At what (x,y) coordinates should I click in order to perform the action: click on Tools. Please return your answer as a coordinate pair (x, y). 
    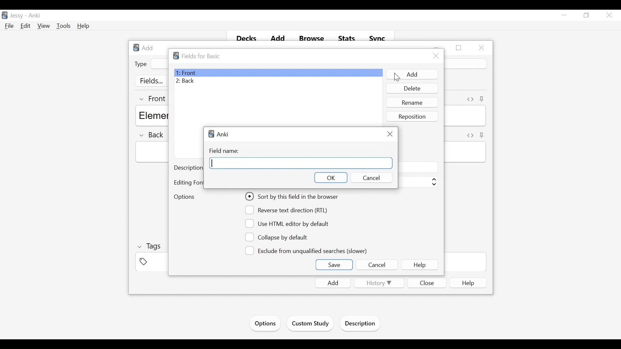
    Looking at the image, I should click on (63, 26).